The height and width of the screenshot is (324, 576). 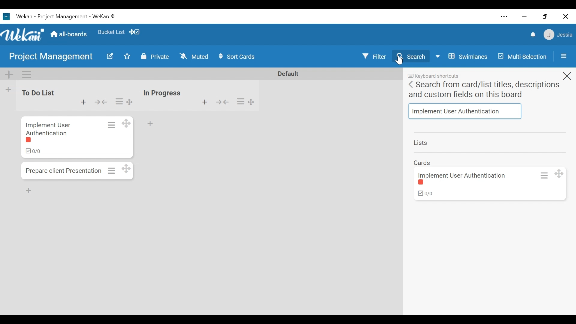 I want to click on Prepare client presentation, so click(x=64, y=172).